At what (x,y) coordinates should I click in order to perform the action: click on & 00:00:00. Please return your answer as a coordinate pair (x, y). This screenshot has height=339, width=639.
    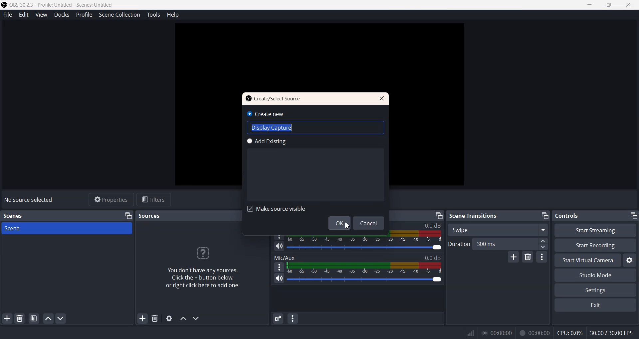
    Looking at the image, I should click on (534, 333).